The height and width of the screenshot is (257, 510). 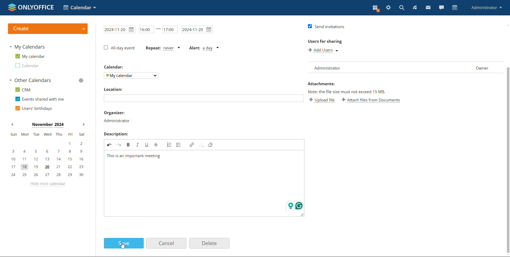 What do you see at coordinates (416, 7) in the screenshot?
I see `feed` at bounding box center [416, 7].